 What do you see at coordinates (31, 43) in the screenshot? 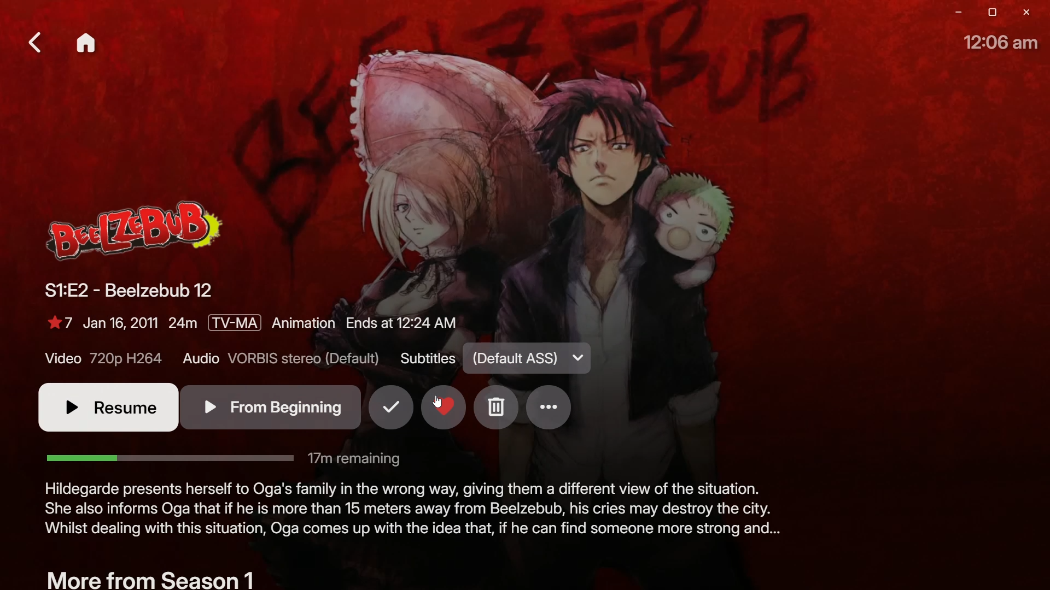
I see `Back` at bounding box center [31, 43].